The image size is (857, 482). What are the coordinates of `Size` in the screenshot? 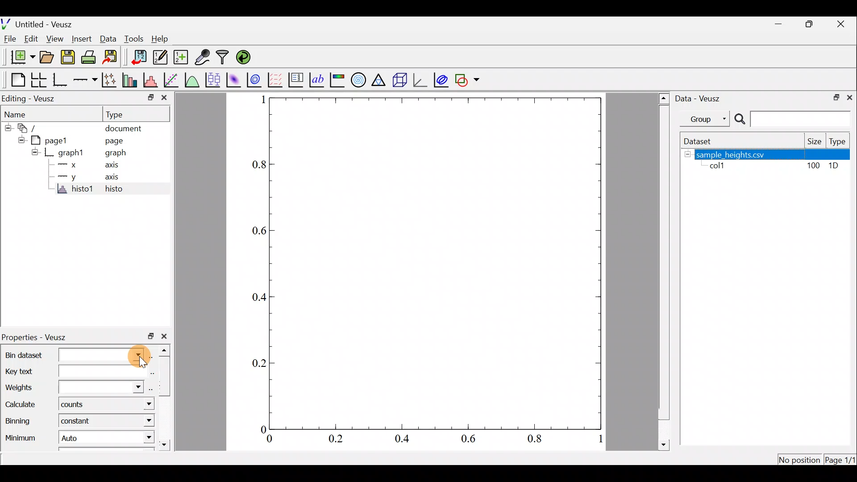 It's located at (813, 141).